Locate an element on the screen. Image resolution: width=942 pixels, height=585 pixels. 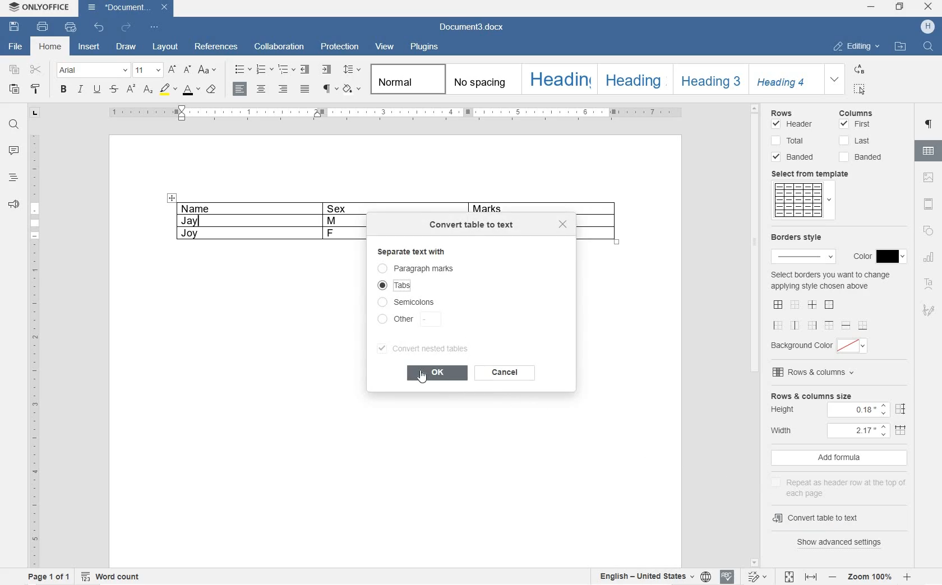
PASTE is located at coordinates (15, 90).